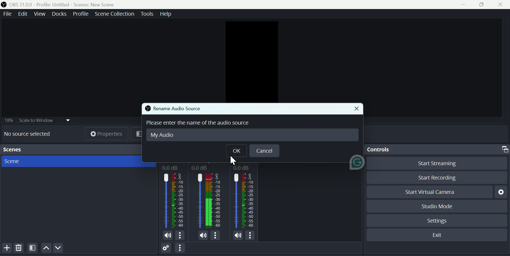 The height and width of the screenshot is (256, 510). I want to click on My audio, so click(164, 136).